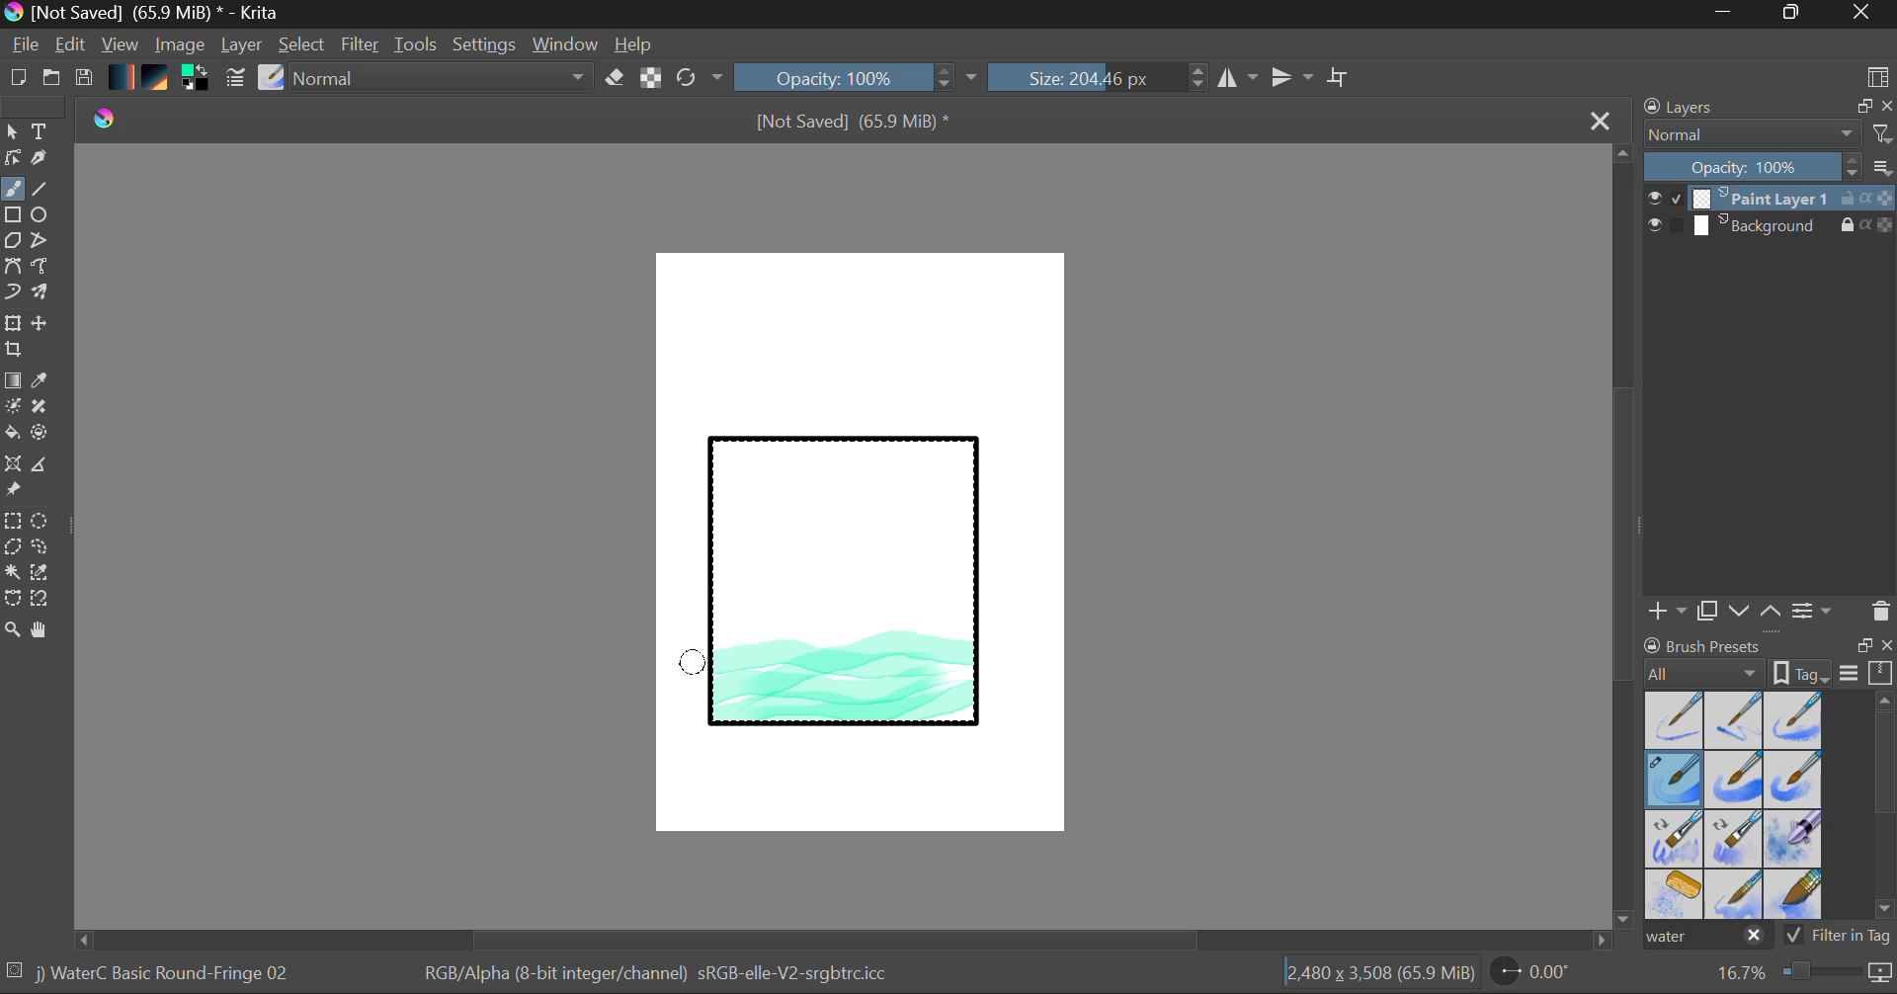  Describe the element at coordinates (417, 45) in the screenshot. I see `Tools` at that location.